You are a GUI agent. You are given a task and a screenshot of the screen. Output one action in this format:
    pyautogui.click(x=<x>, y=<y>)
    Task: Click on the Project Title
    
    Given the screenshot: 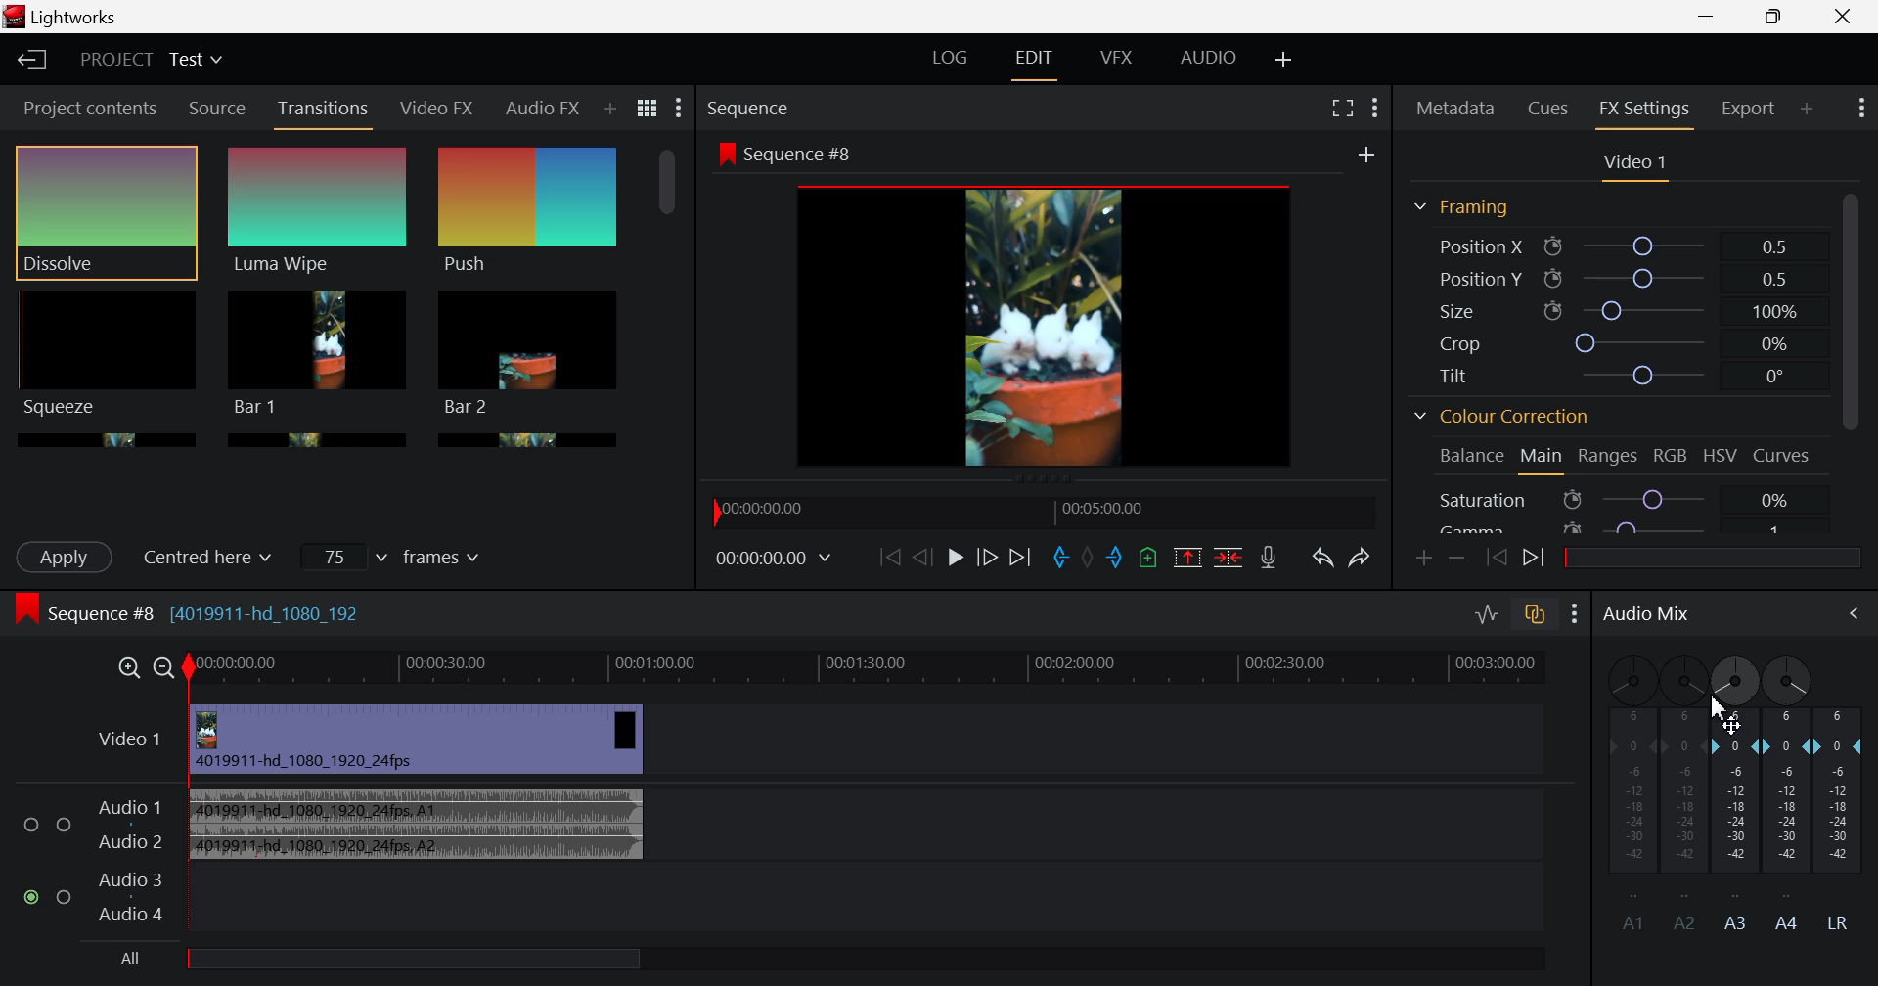 What is the action you would take?
    pyautogui.click(x=155, y=60)
    